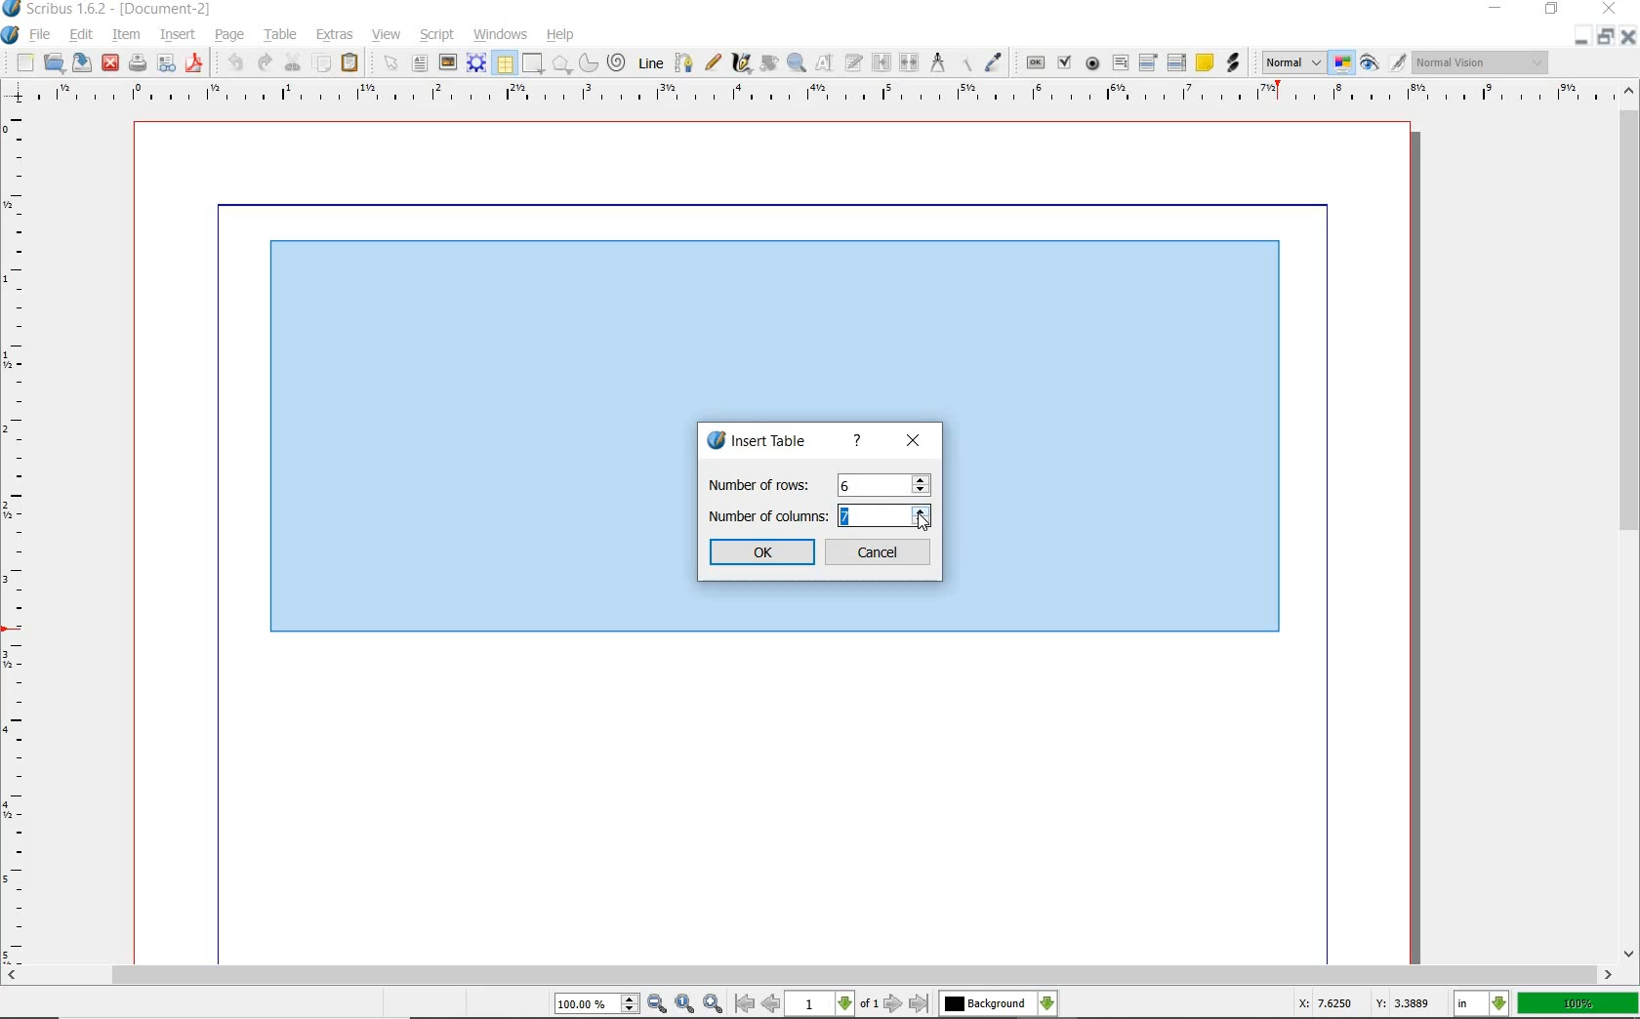 This screenshot has width=1640, height=1019. I want to click on link annotation, so click(1237, 63).